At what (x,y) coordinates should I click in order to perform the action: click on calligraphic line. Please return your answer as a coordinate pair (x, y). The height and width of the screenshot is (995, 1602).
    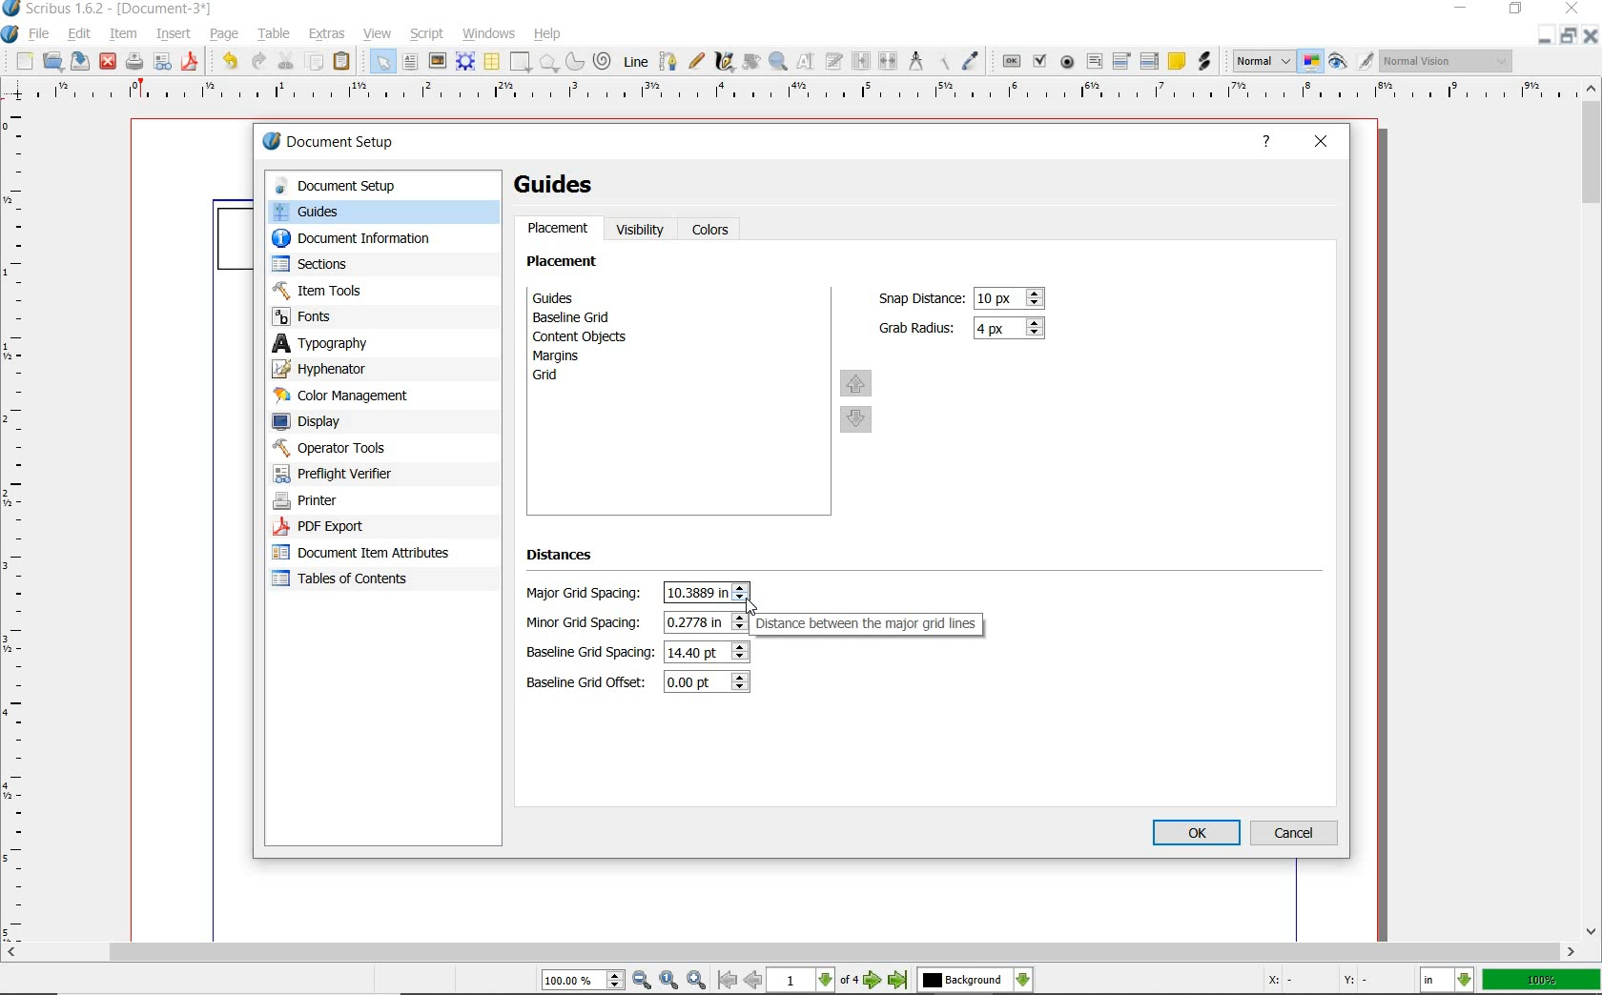
    Looking at the image, I should click on (727, 62).